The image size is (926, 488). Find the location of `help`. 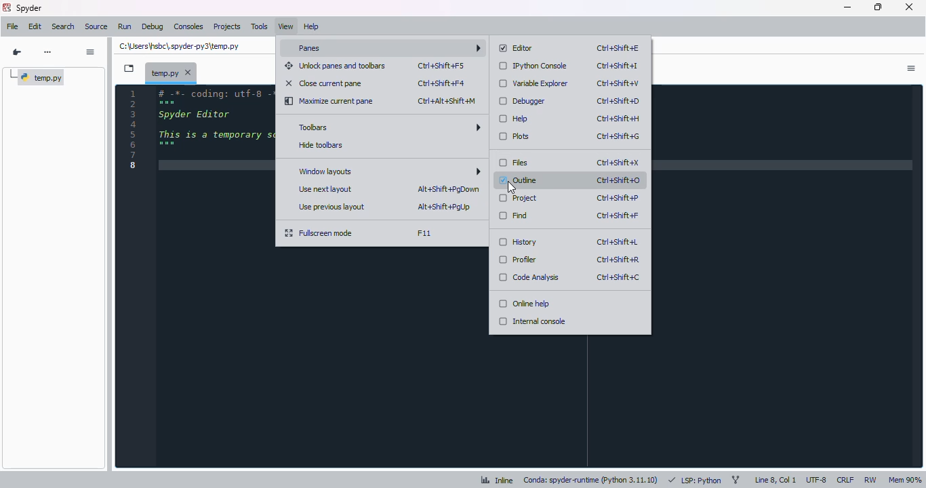

help is located at coordinates (513, 119).